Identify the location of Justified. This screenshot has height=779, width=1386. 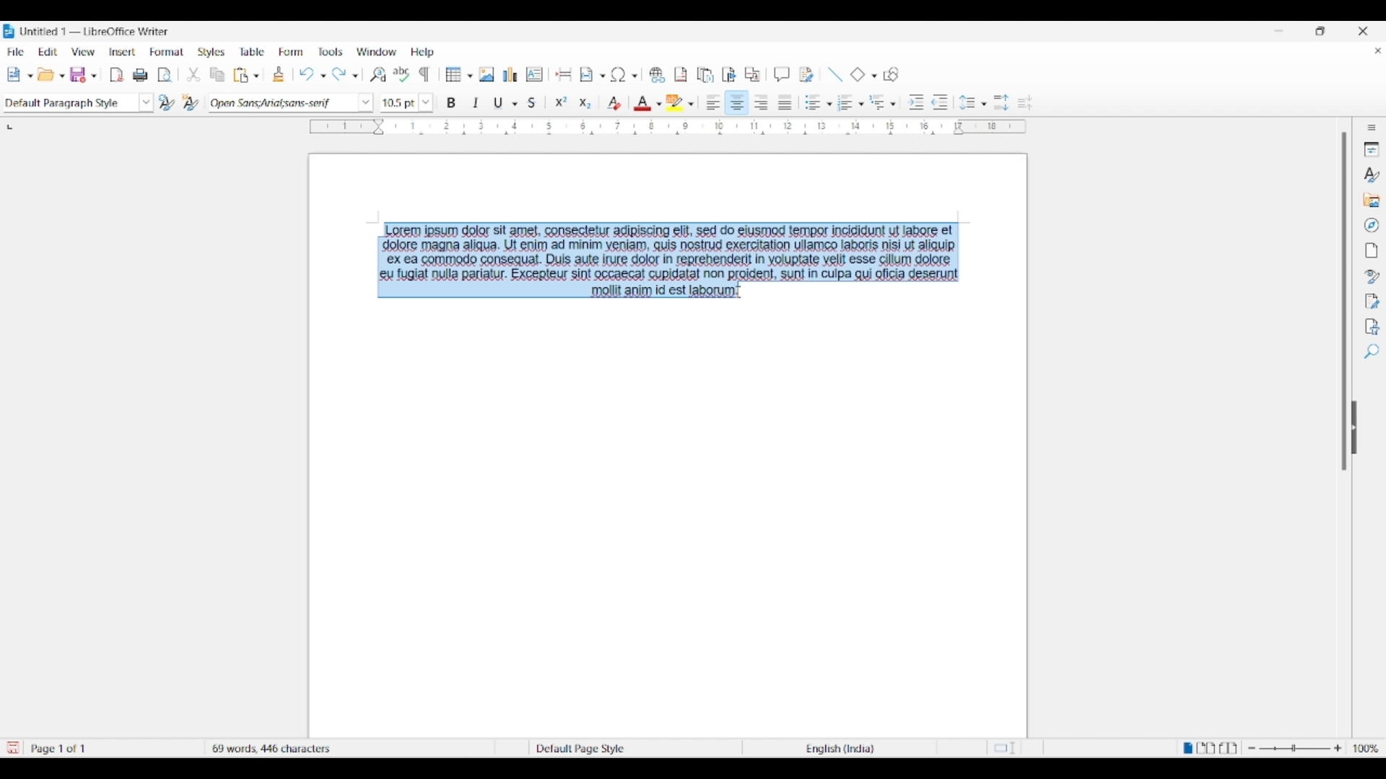
(785, 102).